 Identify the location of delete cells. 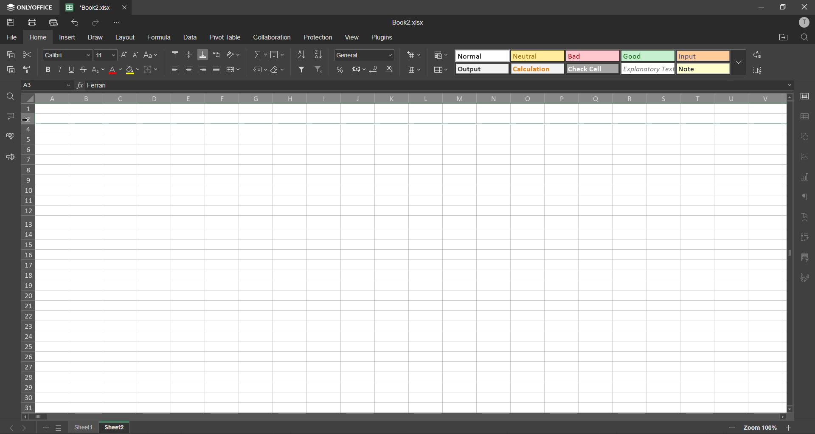
(415, 70).